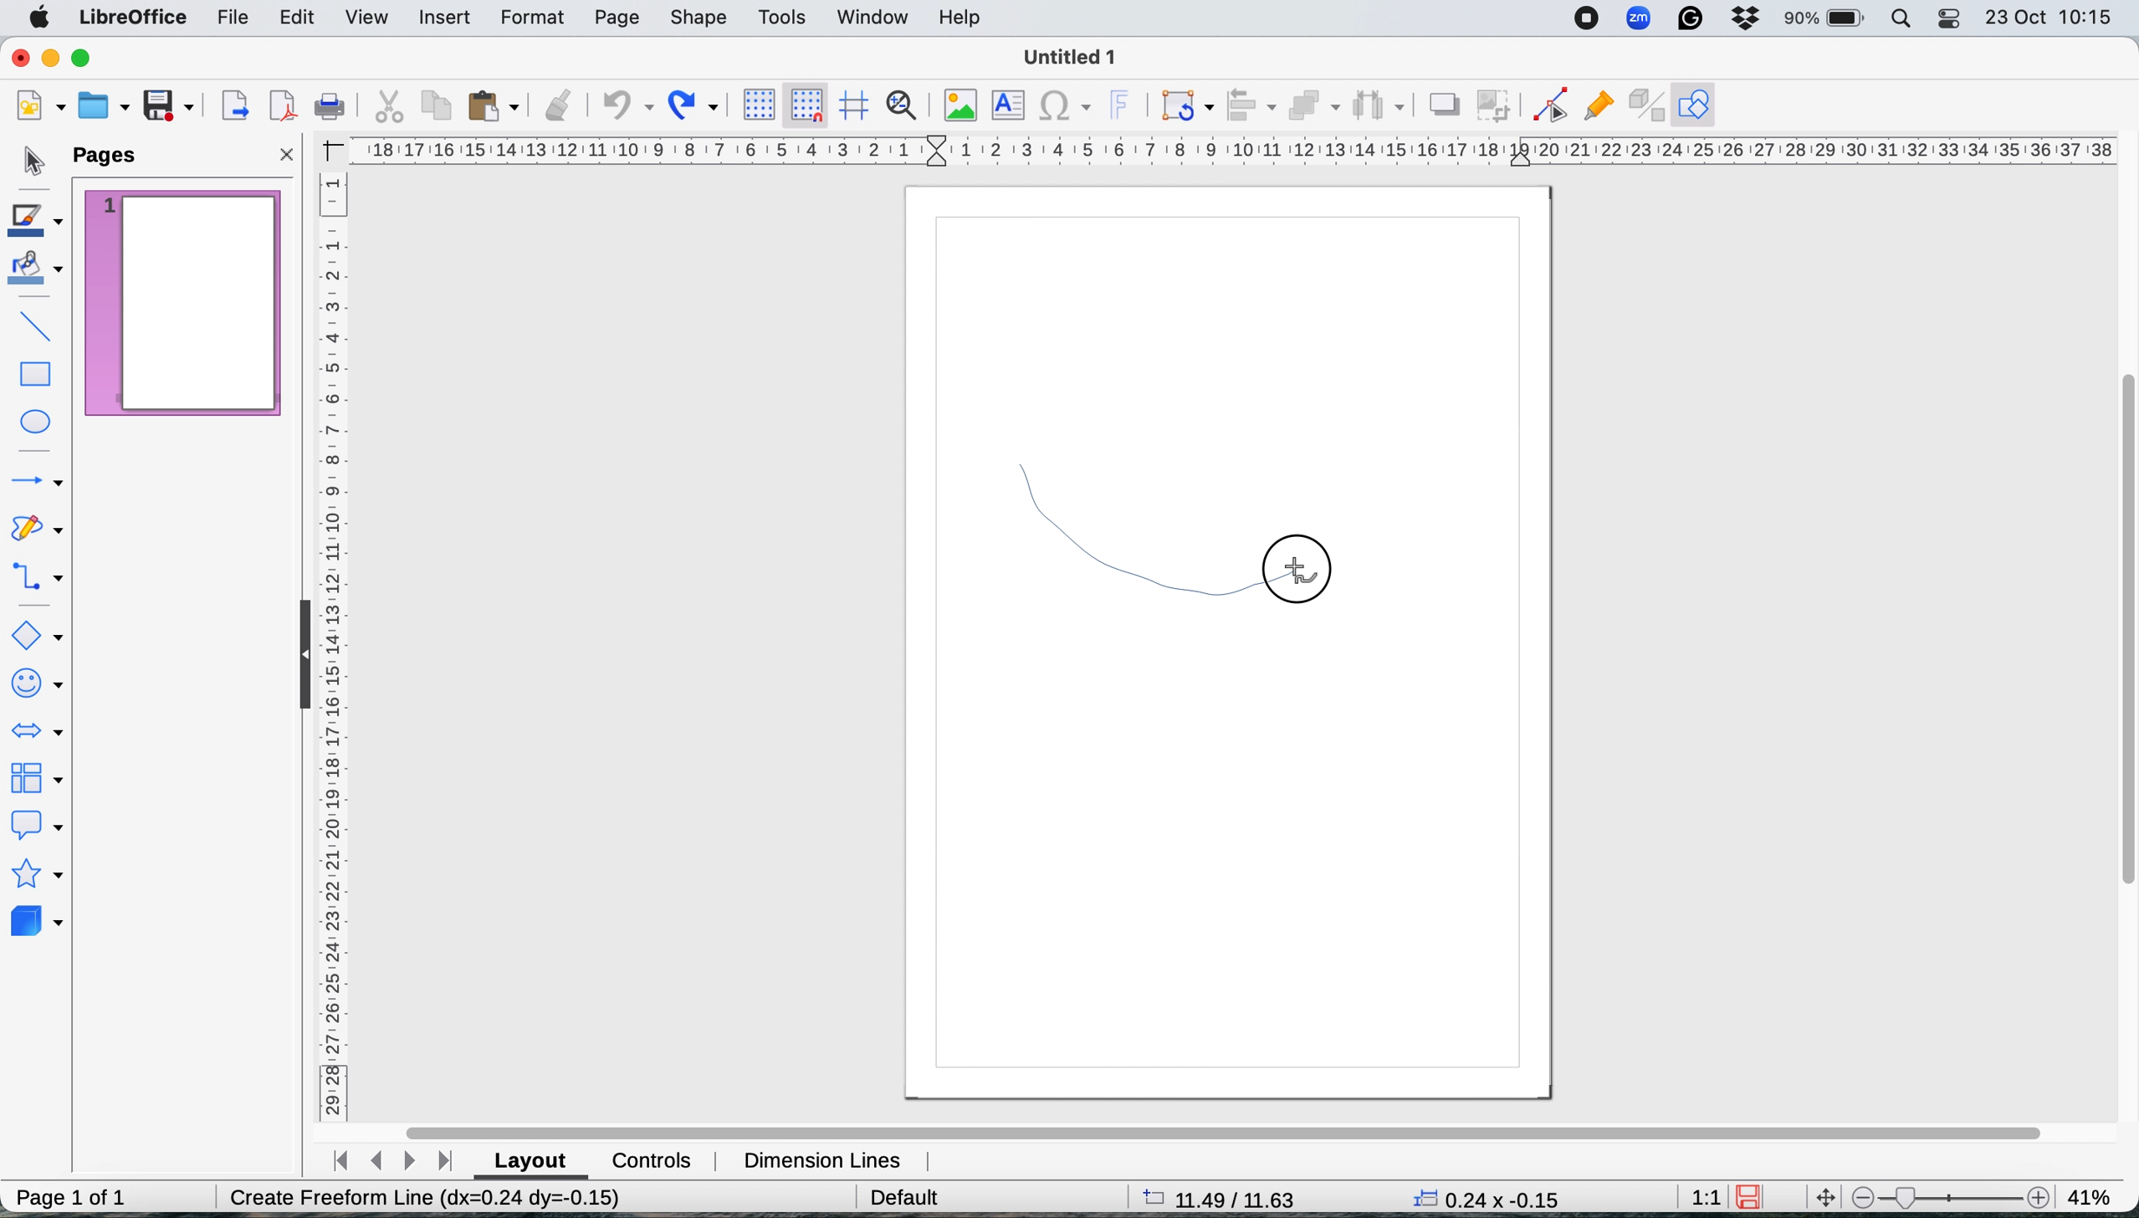  Describe the element at coordinates (40, 781) in the screenshot. I see `flowchart` at that location.